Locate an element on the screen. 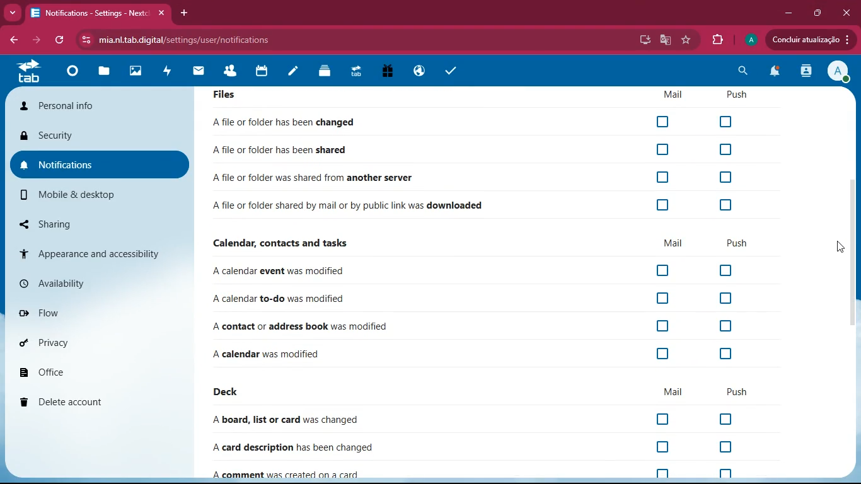 The image size is (861, 484). event is located at coordinates (342, 271).